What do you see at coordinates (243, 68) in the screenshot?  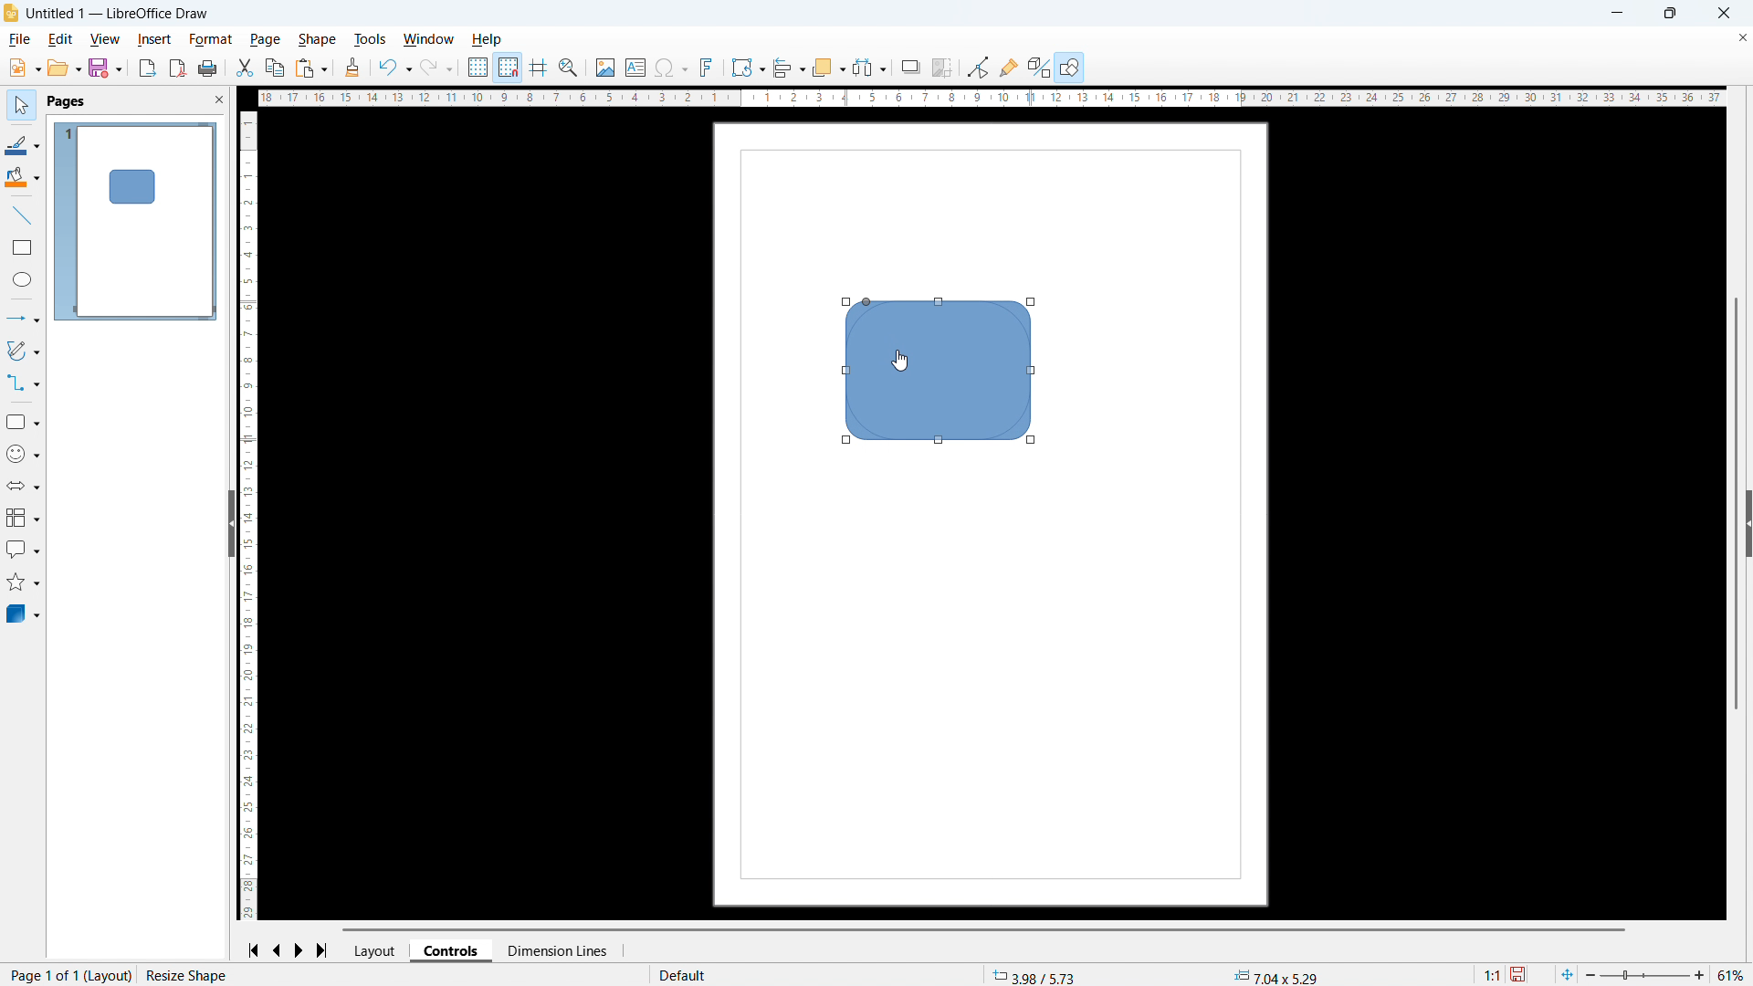 I see `cut ` at bounding box center [243, 68].